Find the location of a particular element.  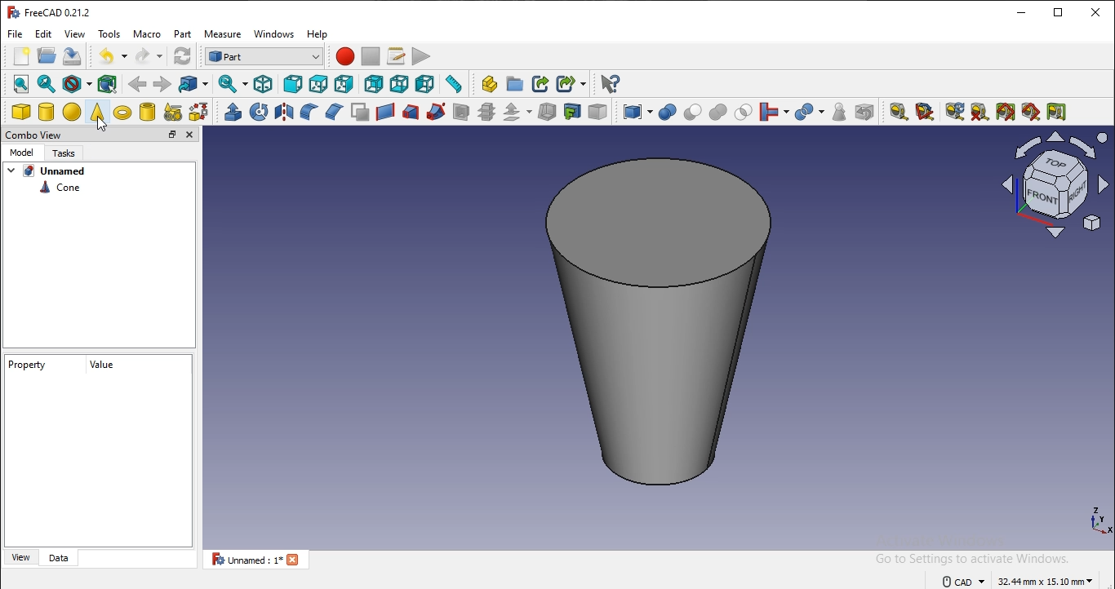

save is located at coordinates (73, 57).